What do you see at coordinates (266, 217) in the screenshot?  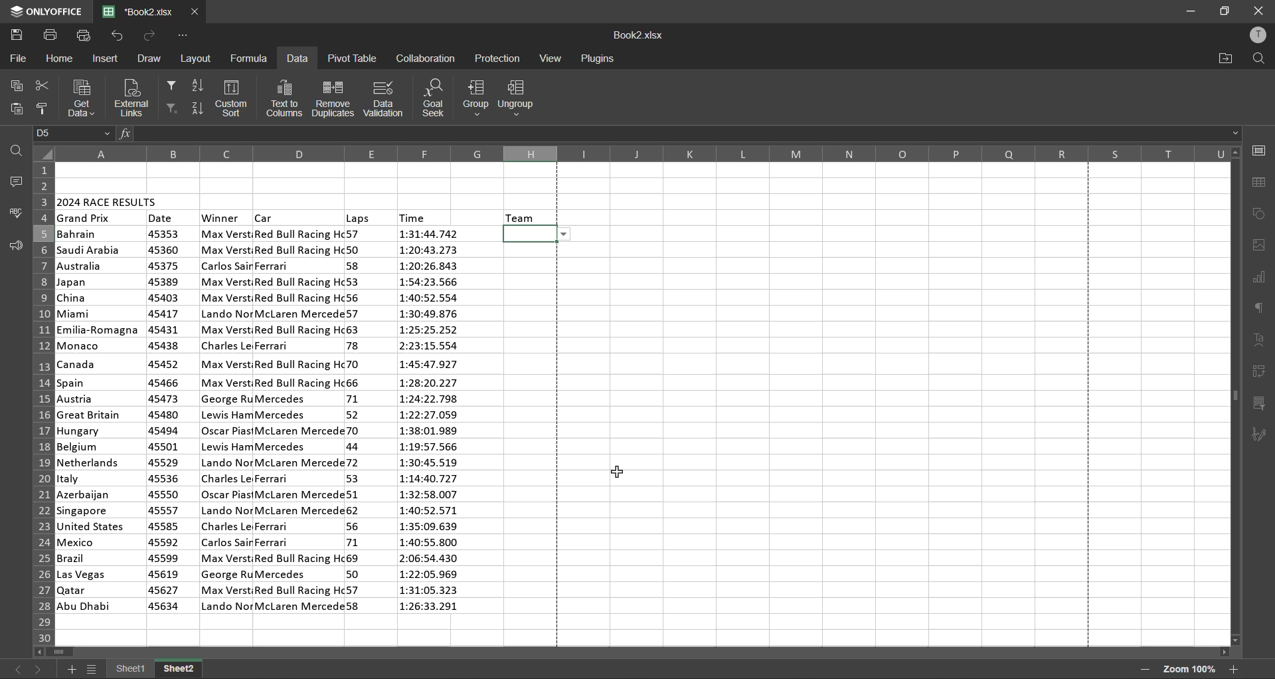 I see `car` at bounding box center [266, 217].